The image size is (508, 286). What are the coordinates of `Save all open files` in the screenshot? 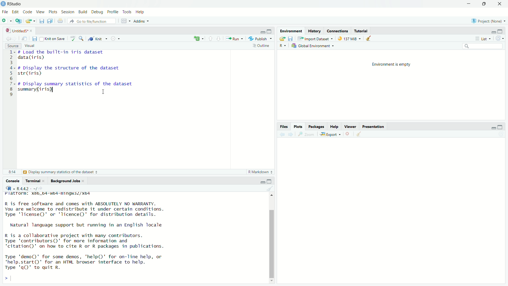 It's located at (50, 21).